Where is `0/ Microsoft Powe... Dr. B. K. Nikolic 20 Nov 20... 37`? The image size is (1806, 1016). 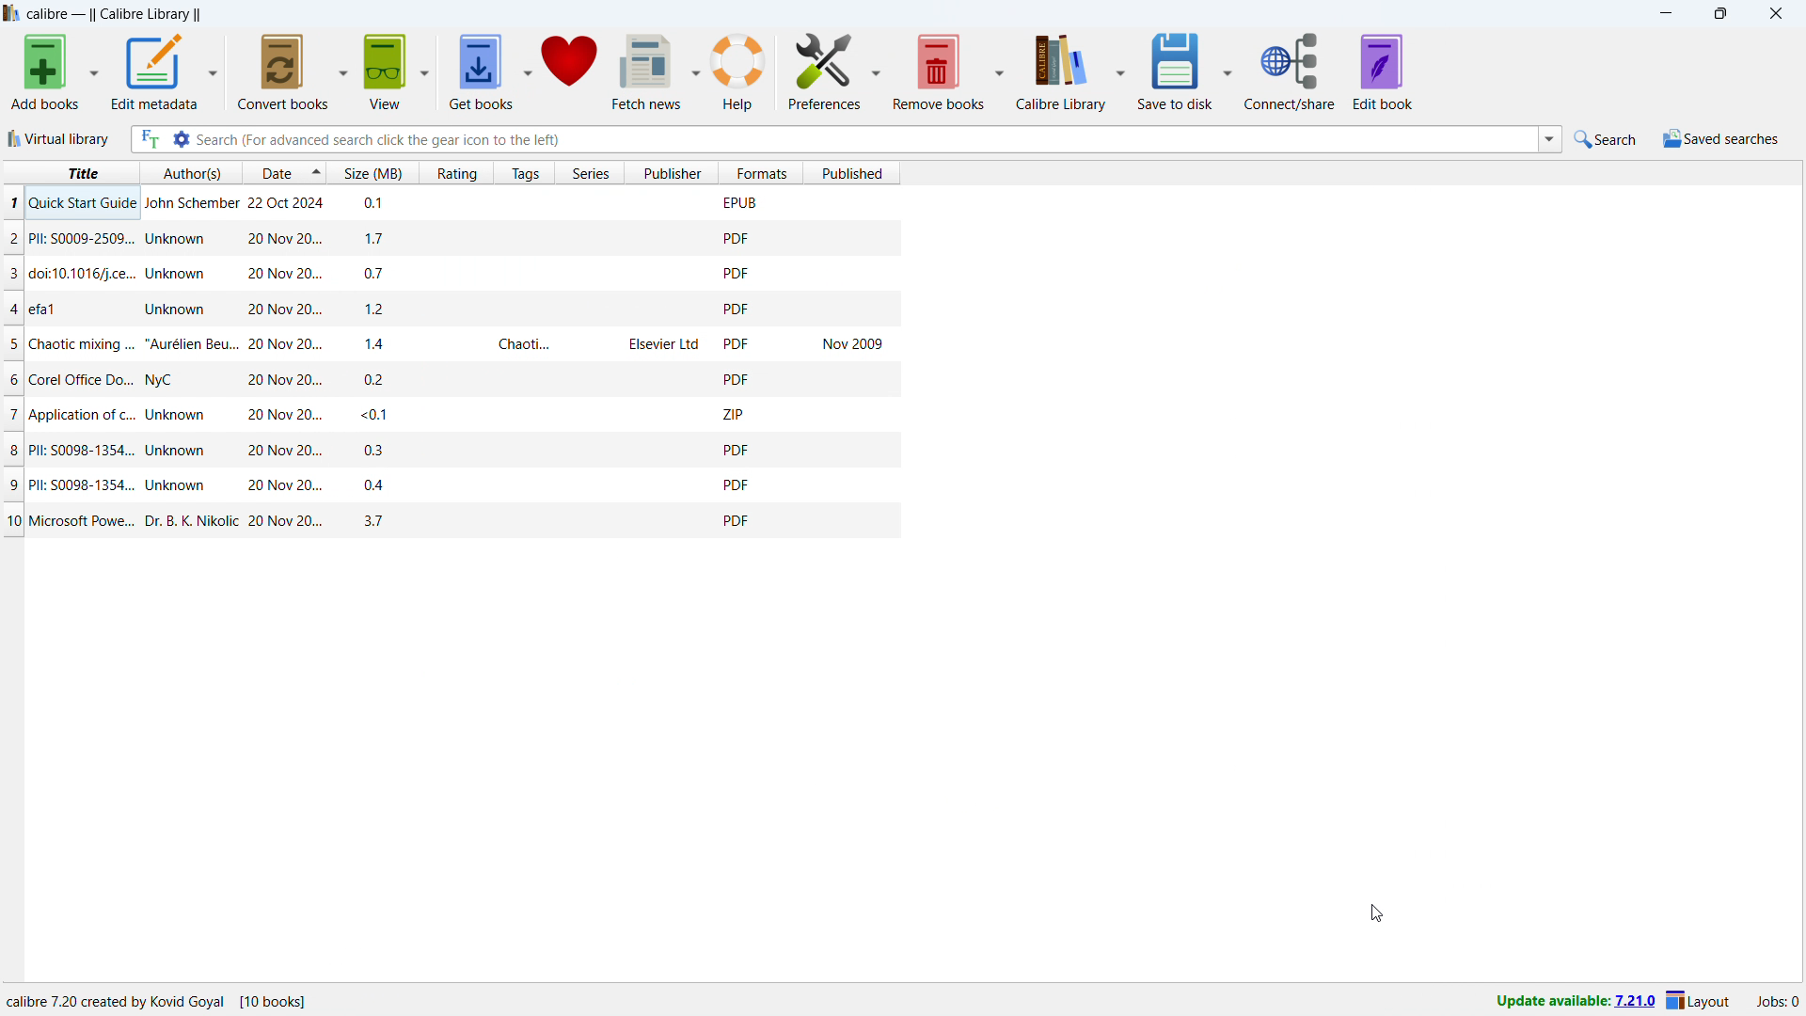 0/ Microsoft Powe... Dr. B. K. Nikolic 20 Nov 20... 37 is located at coordinates (453, 522).